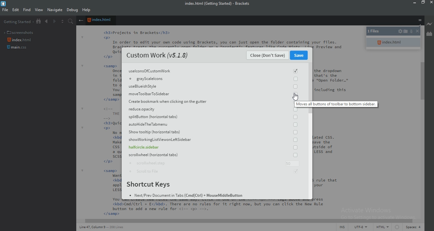  Describe the element at coordinates (417, 32) in the screenshot. I see `close` at that location.